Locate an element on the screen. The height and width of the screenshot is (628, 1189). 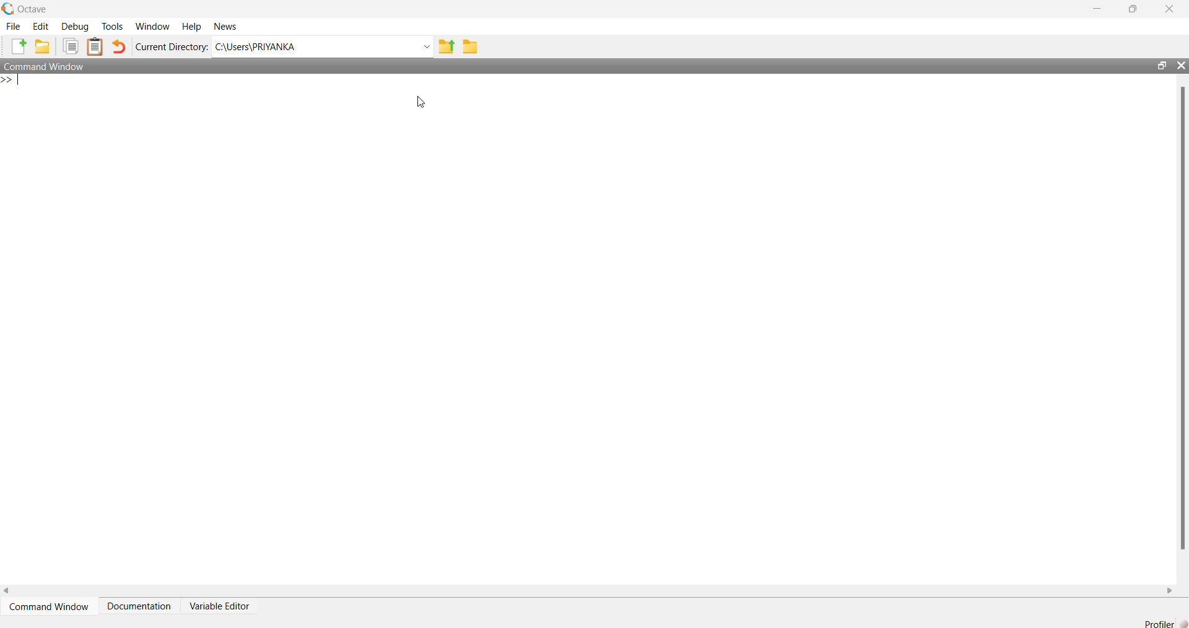
Current Directory: is located at coordinates (173, 46).